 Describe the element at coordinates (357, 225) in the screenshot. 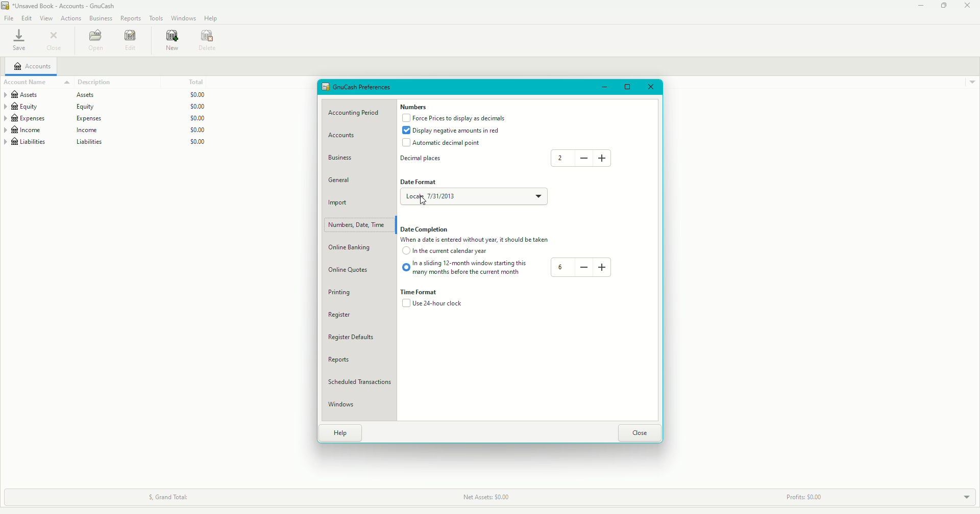

I see `numbers, date, time` at that location.